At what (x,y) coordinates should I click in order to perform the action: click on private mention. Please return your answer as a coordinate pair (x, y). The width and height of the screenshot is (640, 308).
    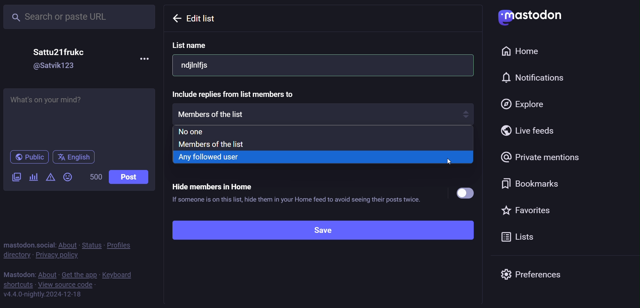
    Looking at the image, I should click on (542, 158).